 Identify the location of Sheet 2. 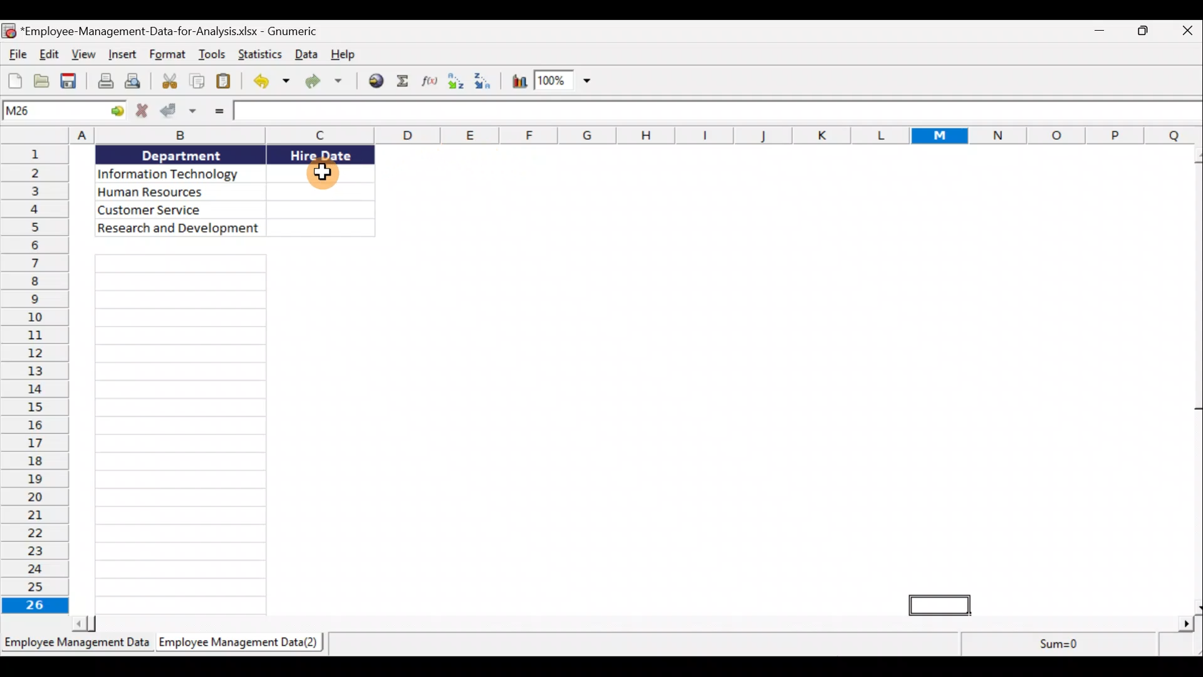
(245, 646).